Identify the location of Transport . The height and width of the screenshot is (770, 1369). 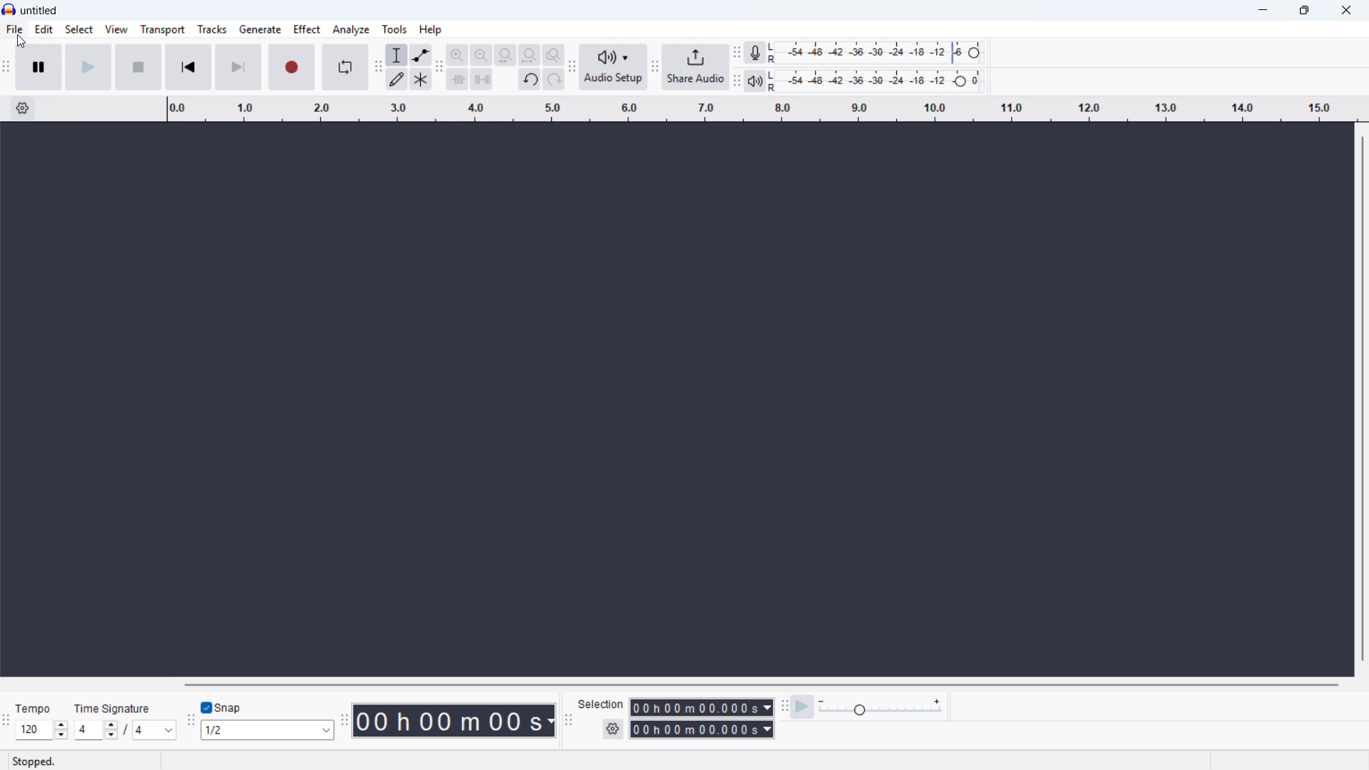
(162, 30).